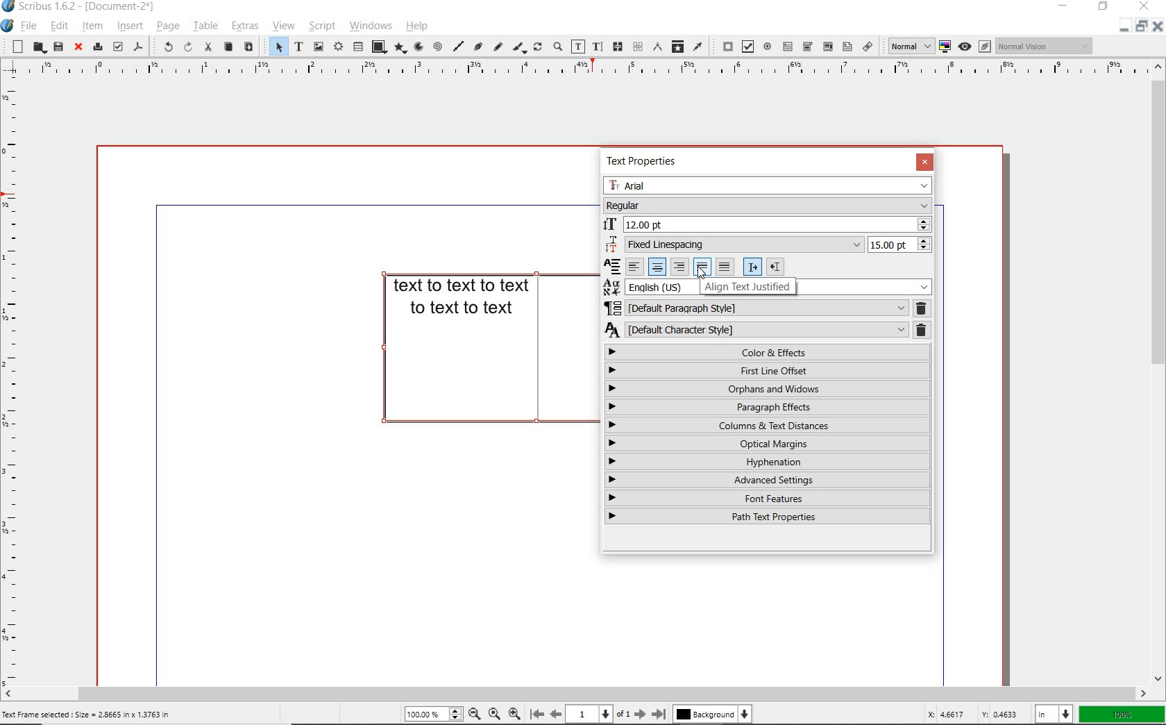  What do you see at coordinates (1065, 7) in the screenshot?
I see `minimize` at bounding box center [1065, 7].